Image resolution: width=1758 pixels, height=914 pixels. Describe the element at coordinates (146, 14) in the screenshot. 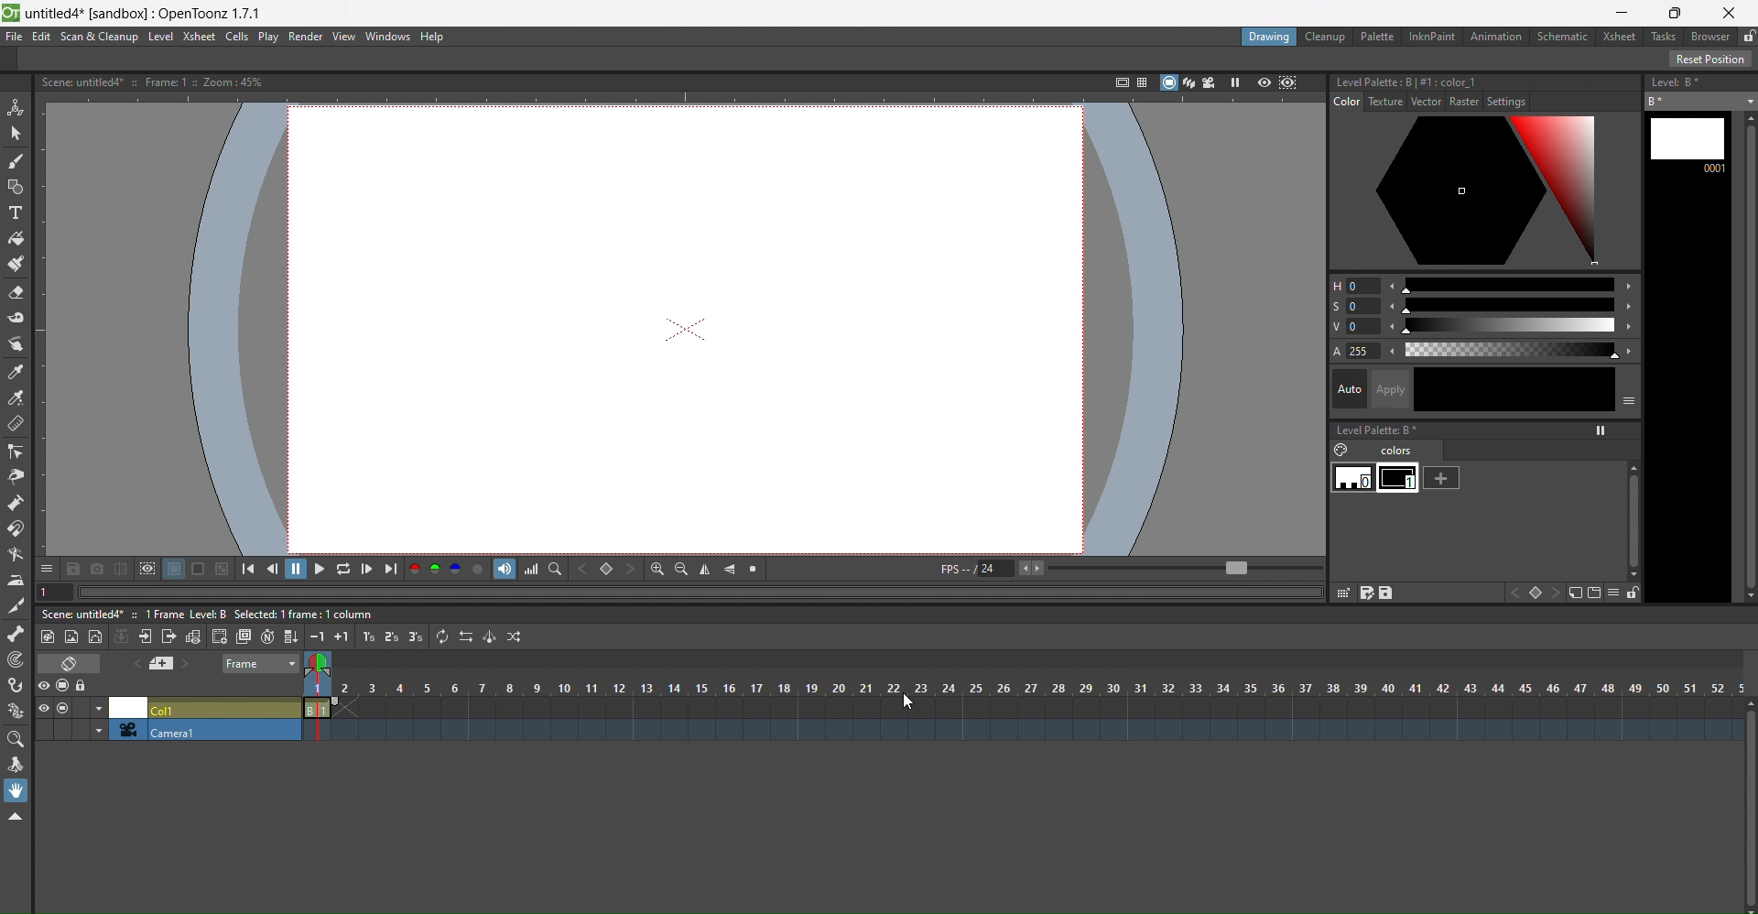

I see `file name app name and version` at that location.